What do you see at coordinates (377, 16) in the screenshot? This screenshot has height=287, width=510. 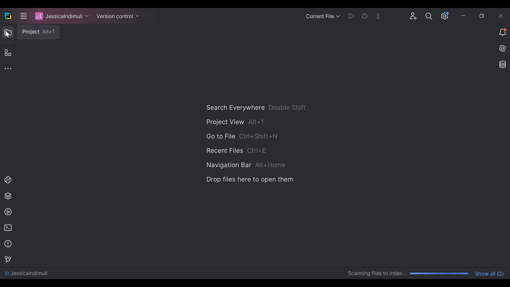 I see `More Options` at bounding box center [377, 16].